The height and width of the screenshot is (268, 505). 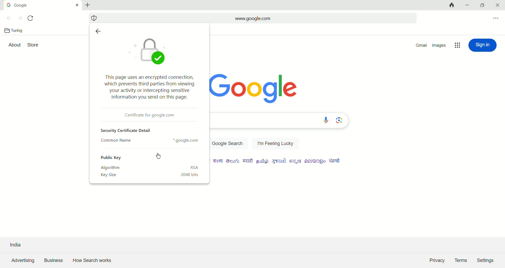 I want to click on google, so click(x=23, y=5).